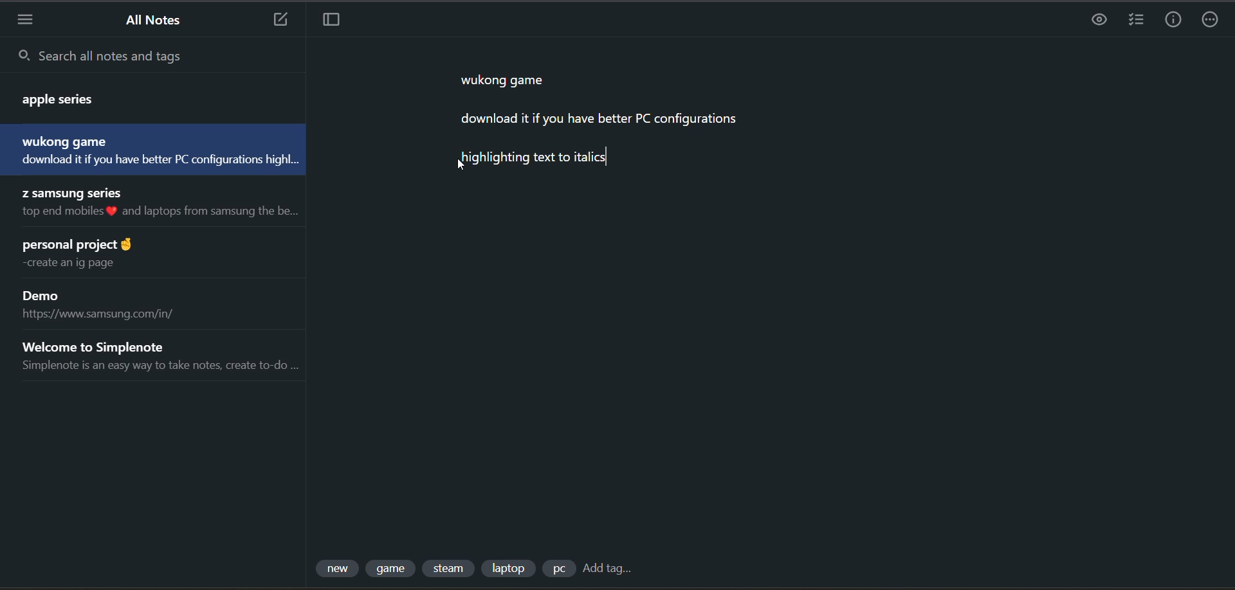 The width and height of the screenshot is (1235, 590). Describe the element at coordinates (113, 306) in the screenshot. I see `note title and preview` at that location.